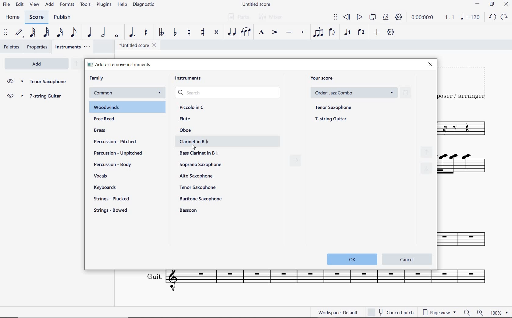 Image resolution: width=512 pixels, height=318 pixels. I want to click on AUGMENTATION DOT, so click(132, 33).